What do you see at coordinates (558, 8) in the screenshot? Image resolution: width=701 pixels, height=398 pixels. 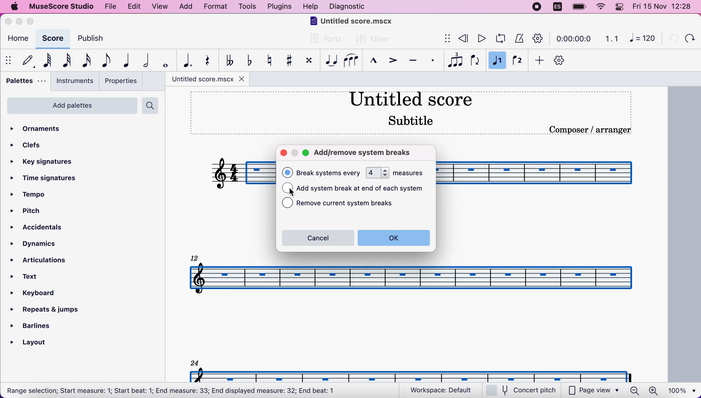 I see `language` at bounding box center [558, 8].